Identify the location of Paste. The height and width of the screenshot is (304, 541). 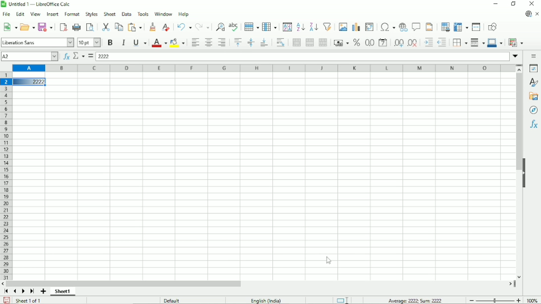
(136, 27).